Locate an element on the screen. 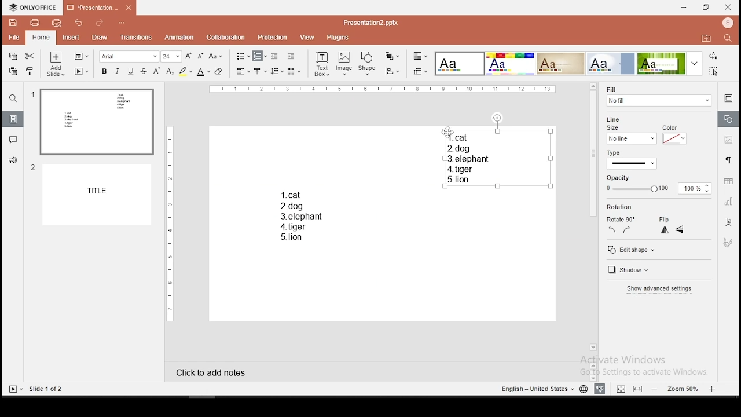 Image resolution: width=741 pixels, height=417 pixels. change case is located at coordinates (215, 56).